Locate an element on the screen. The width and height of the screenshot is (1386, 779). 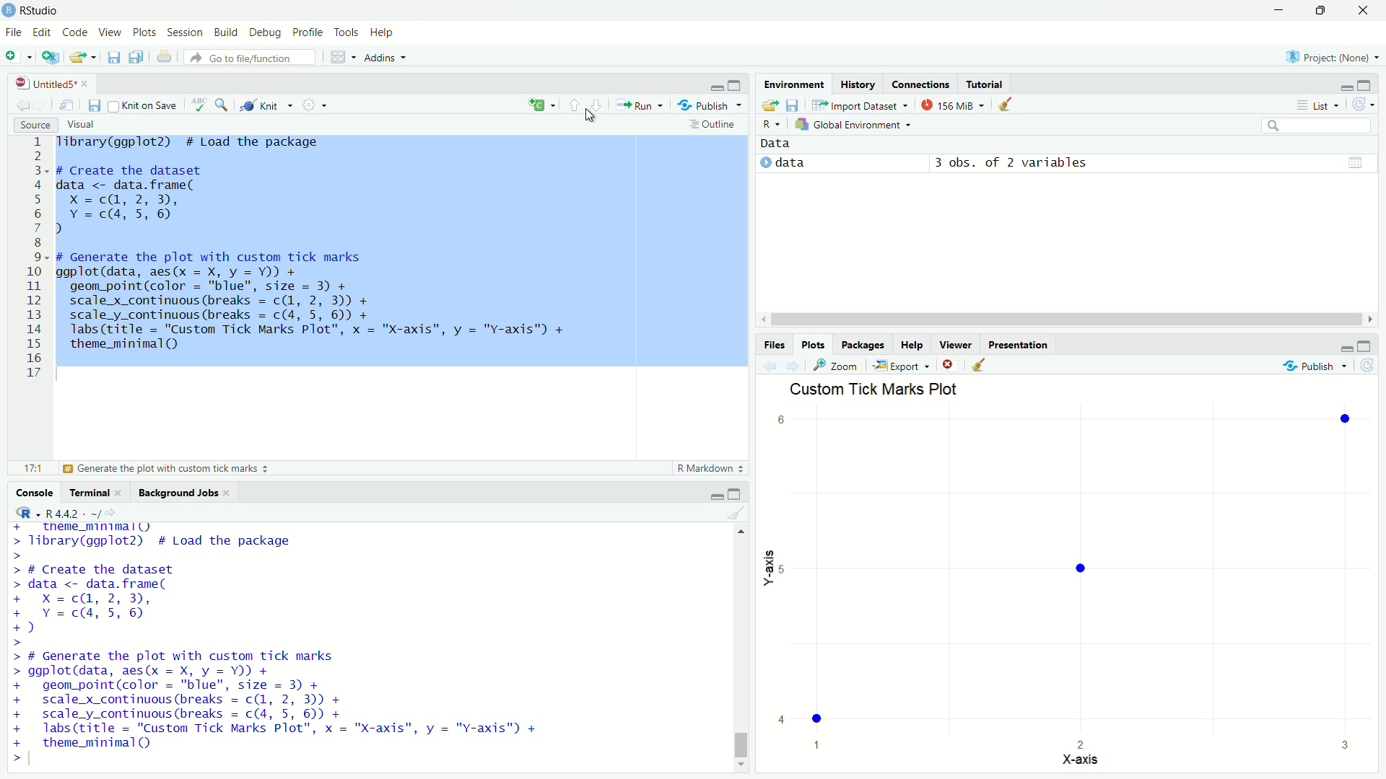
 is located at coordinates (30, 260).